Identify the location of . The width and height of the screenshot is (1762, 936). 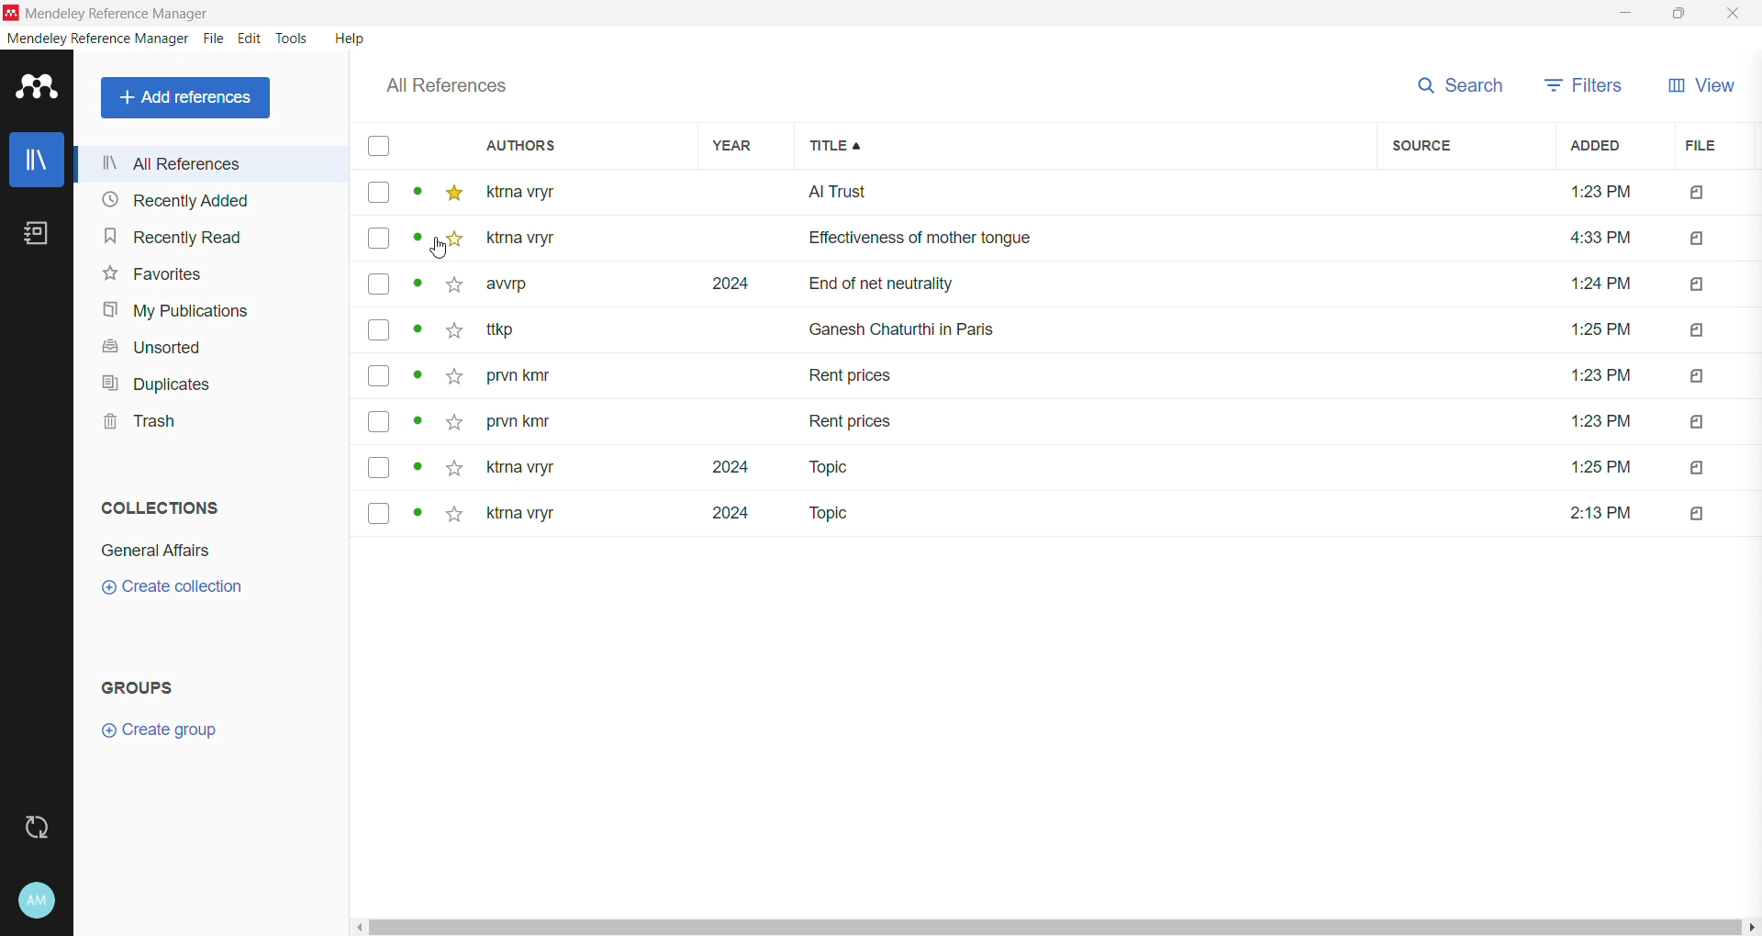
(1598, 469).